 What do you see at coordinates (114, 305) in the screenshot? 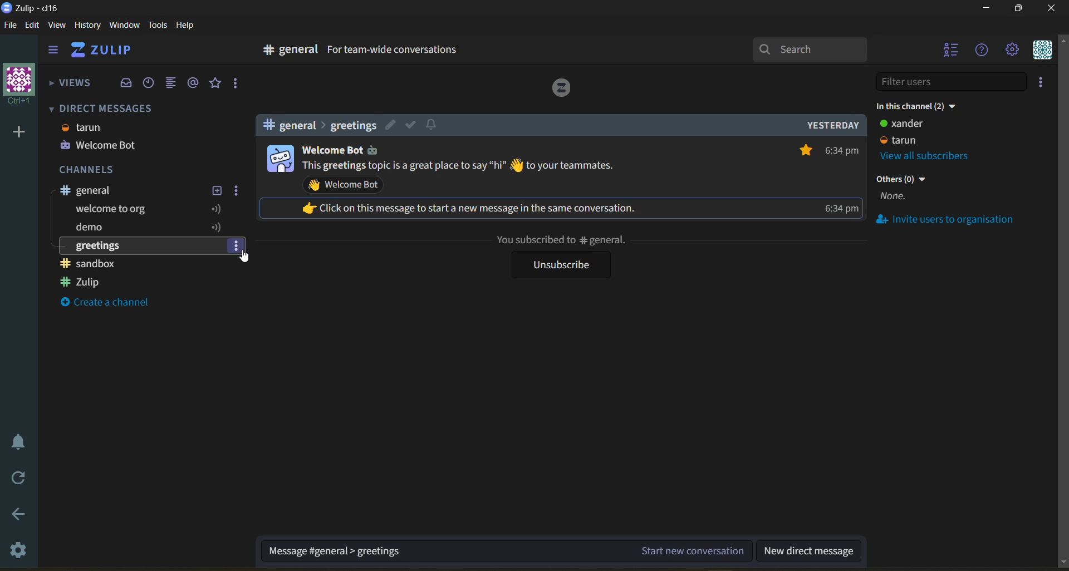
I see `create a channel` at bounding box center [114, 305].